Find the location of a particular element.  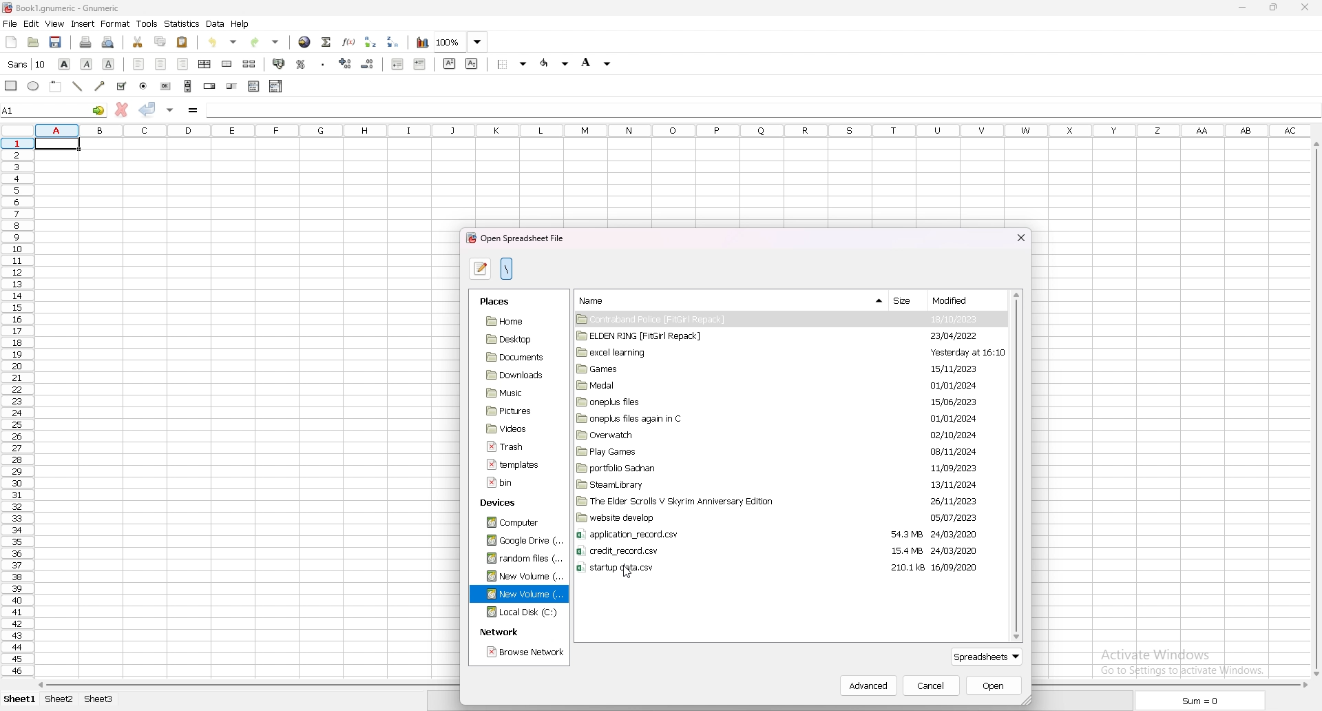

location is located at coordinates (507, 269).